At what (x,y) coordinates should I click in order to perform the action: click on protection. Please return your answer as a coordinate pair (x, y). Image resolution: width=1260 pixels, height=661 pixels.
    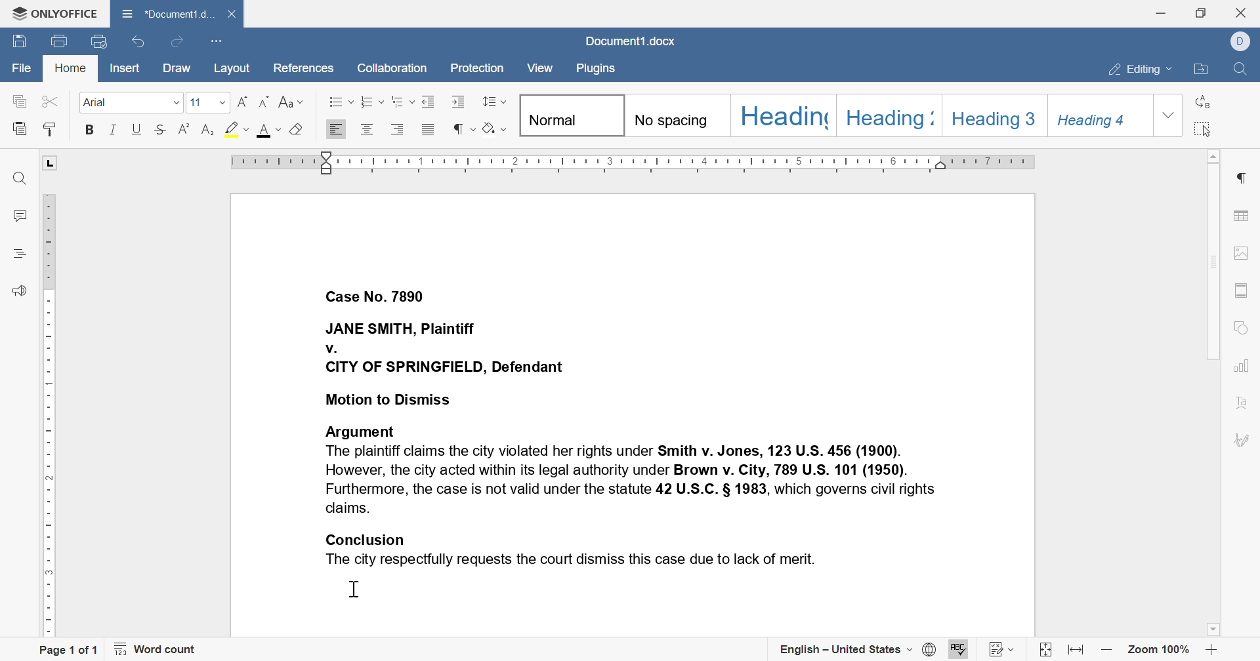
    Looking at the image, I should click on (476, 68).